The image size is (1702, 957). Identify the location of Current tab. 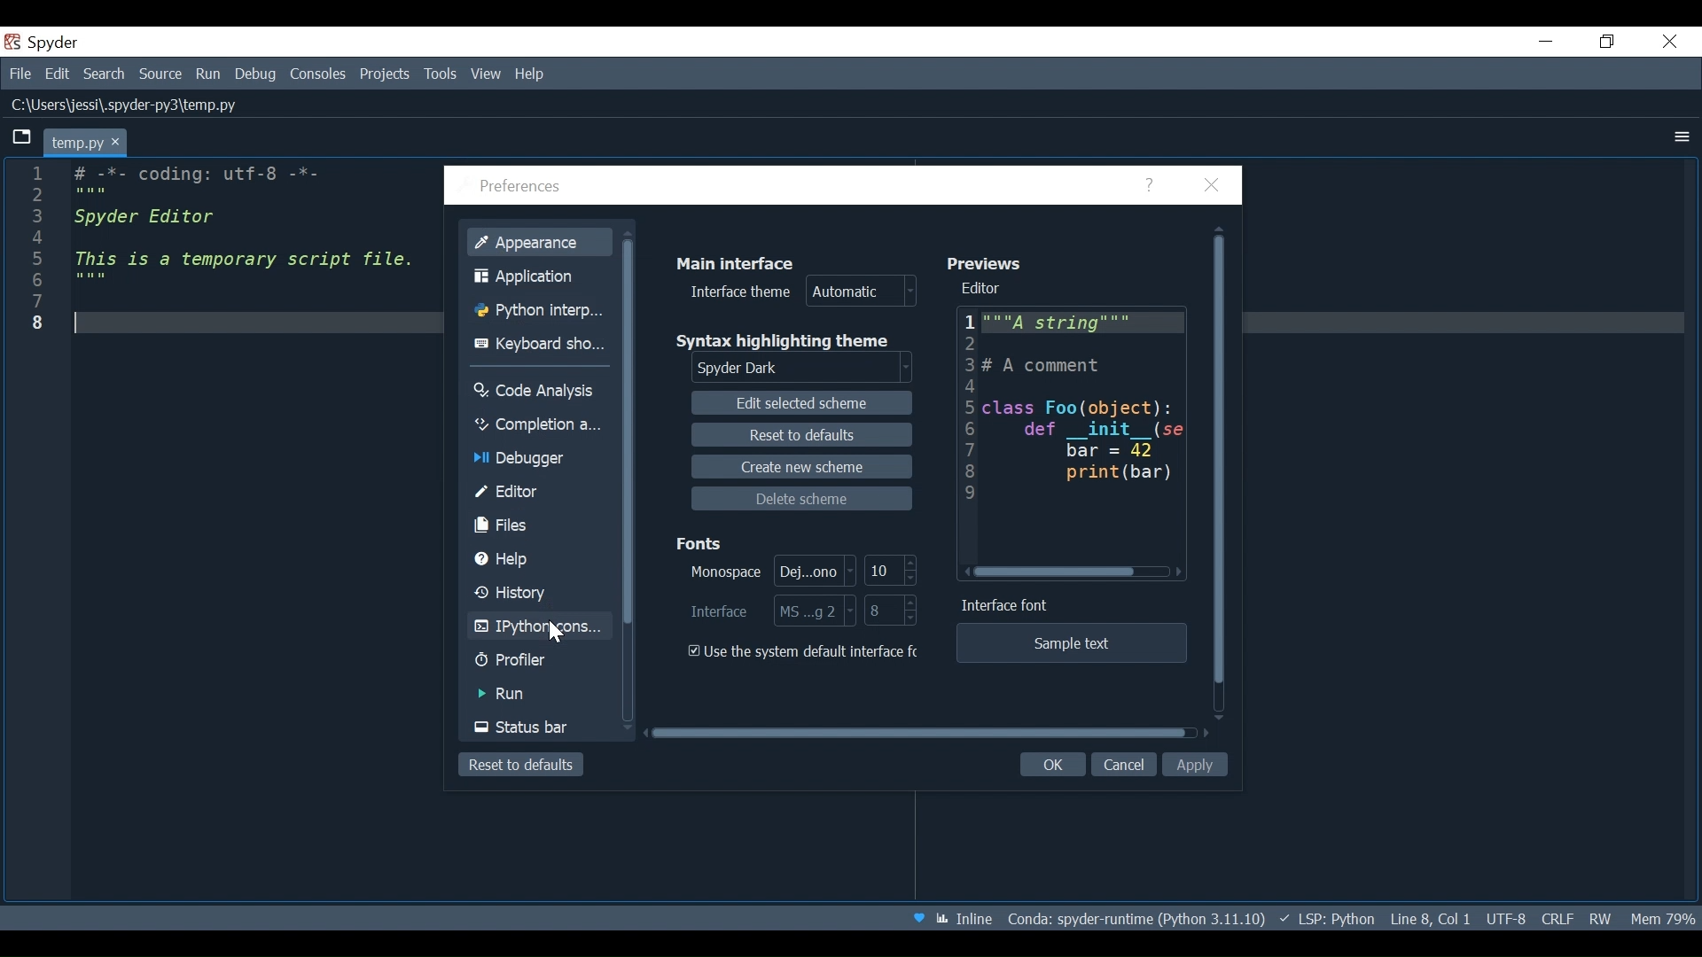
(86, 142).